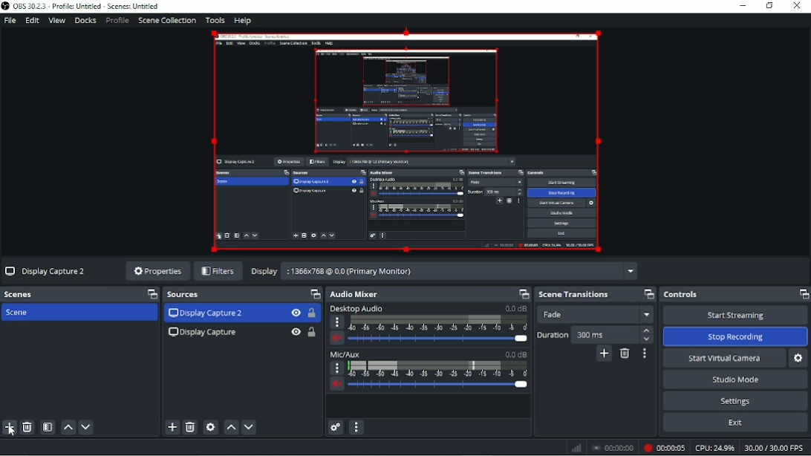  I want to click on 00:00:00, so click(612, 449).